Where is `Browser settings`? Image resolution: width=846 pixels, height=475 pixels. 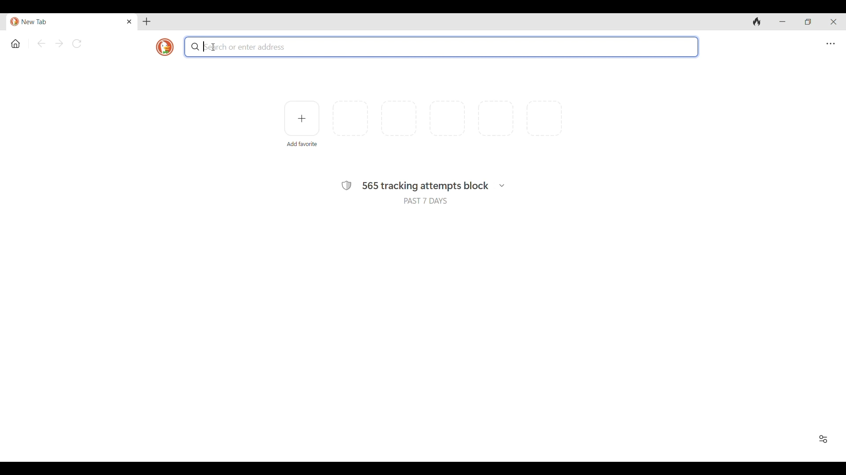
Browser settings is located at coordinates (831, 44).